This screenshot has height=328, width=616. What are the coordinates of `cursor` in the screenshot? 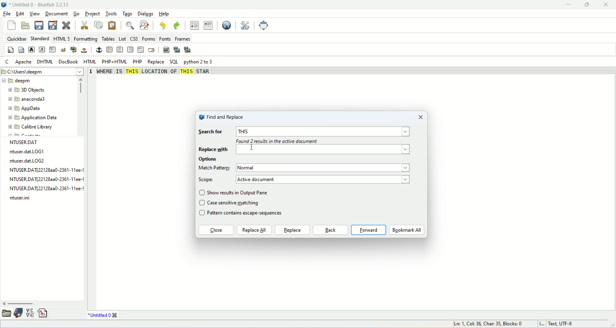 It's located at (250, 147).